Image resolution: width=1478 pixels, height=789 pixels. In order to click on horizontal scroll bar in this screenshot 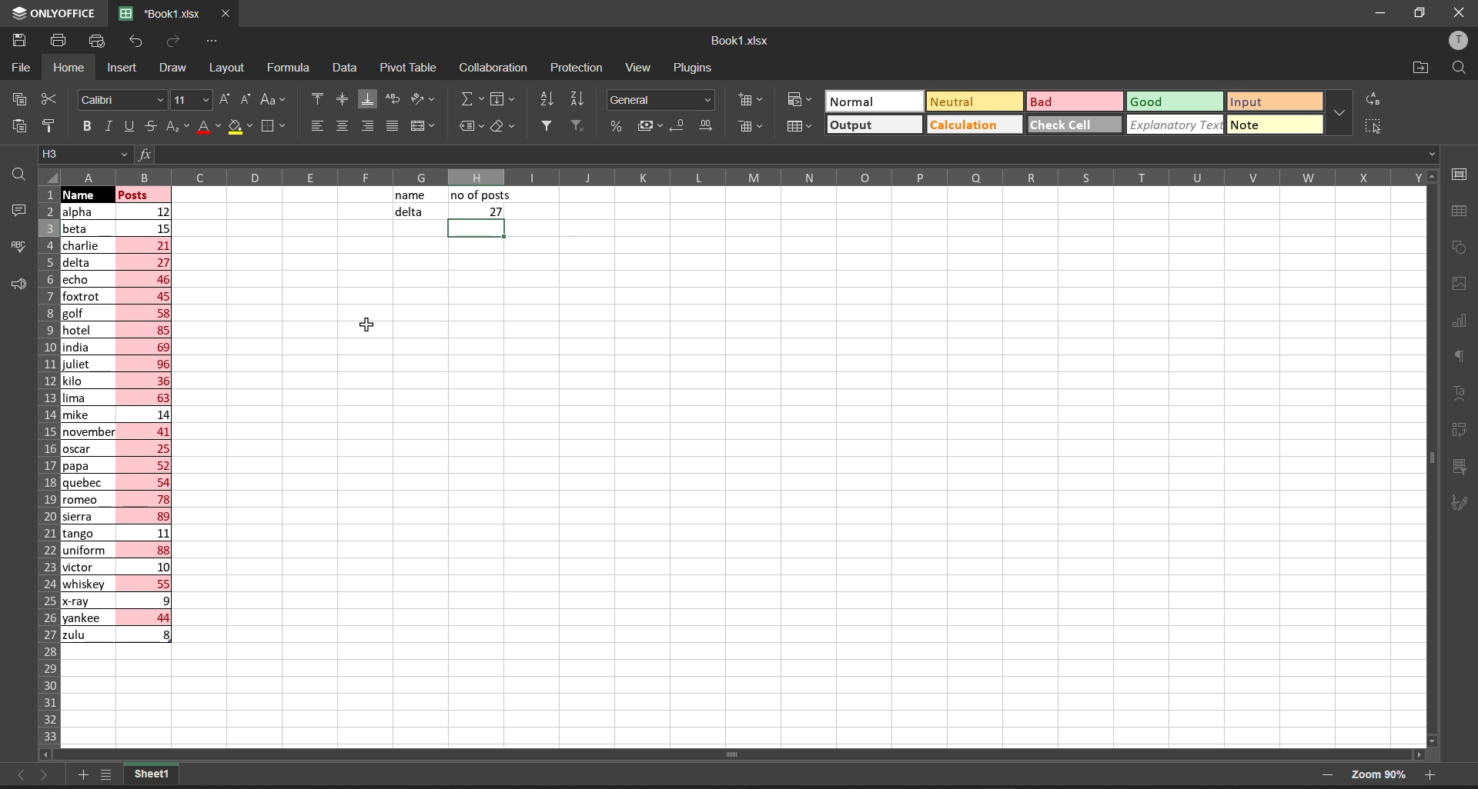, I will do `click(736, 754)`.